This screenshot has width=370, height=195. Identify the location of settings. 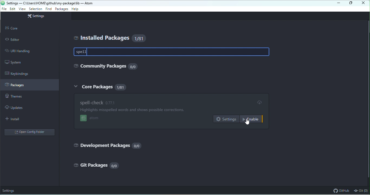
(9, 190).